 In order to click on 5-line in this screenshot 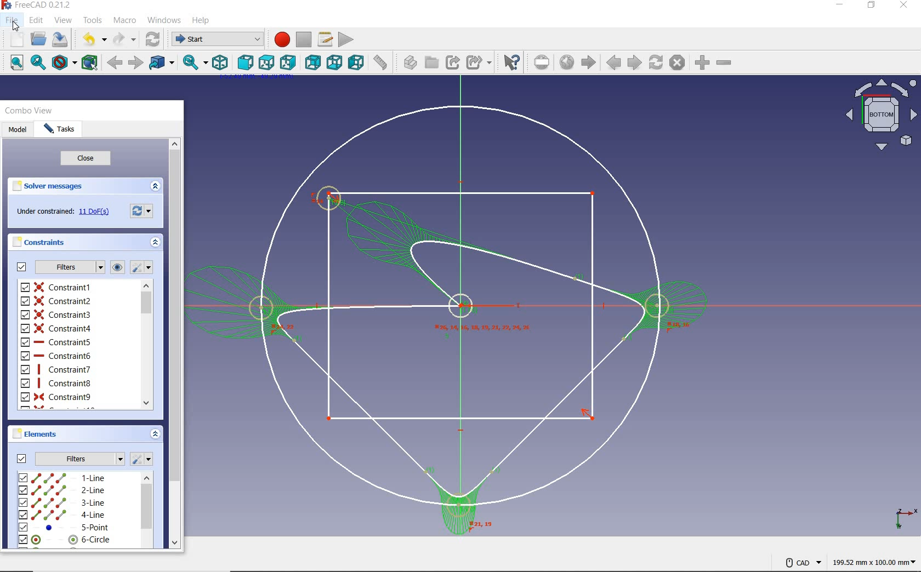, I will do `click(65, 528)`.